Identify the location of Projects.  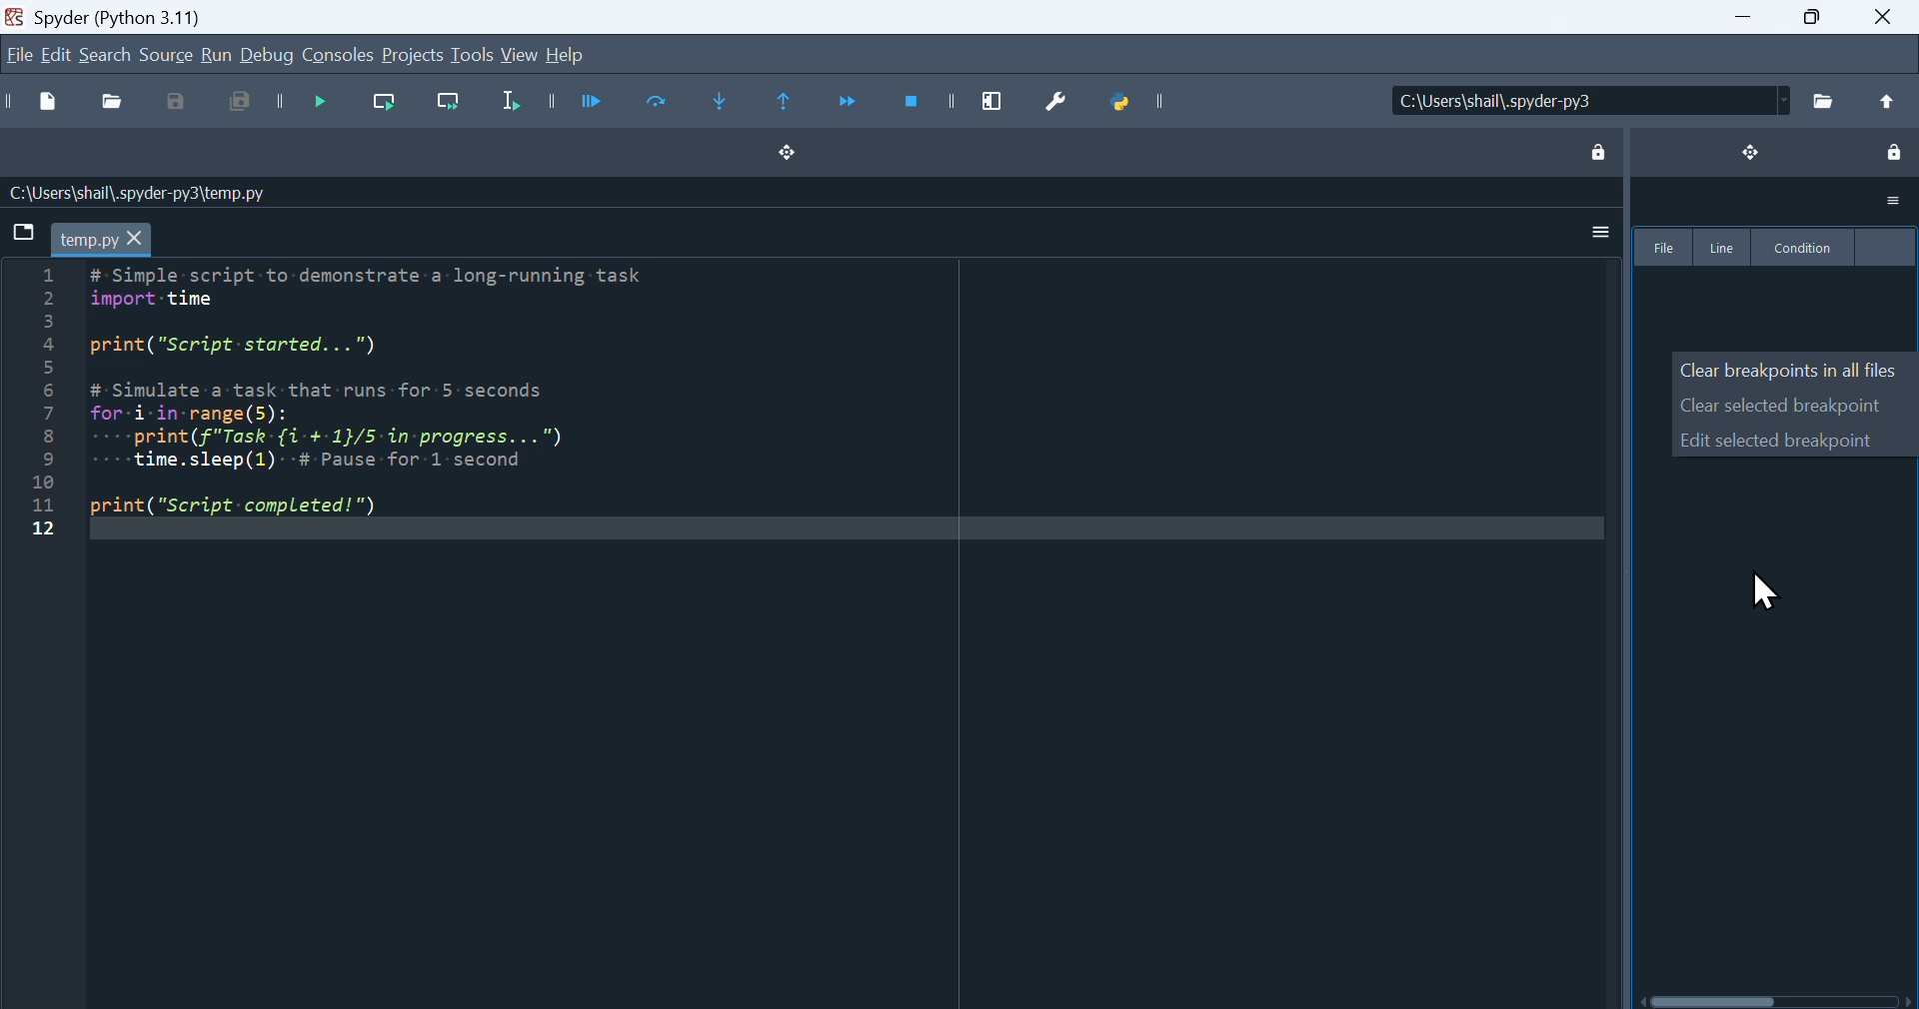
(412, 56).